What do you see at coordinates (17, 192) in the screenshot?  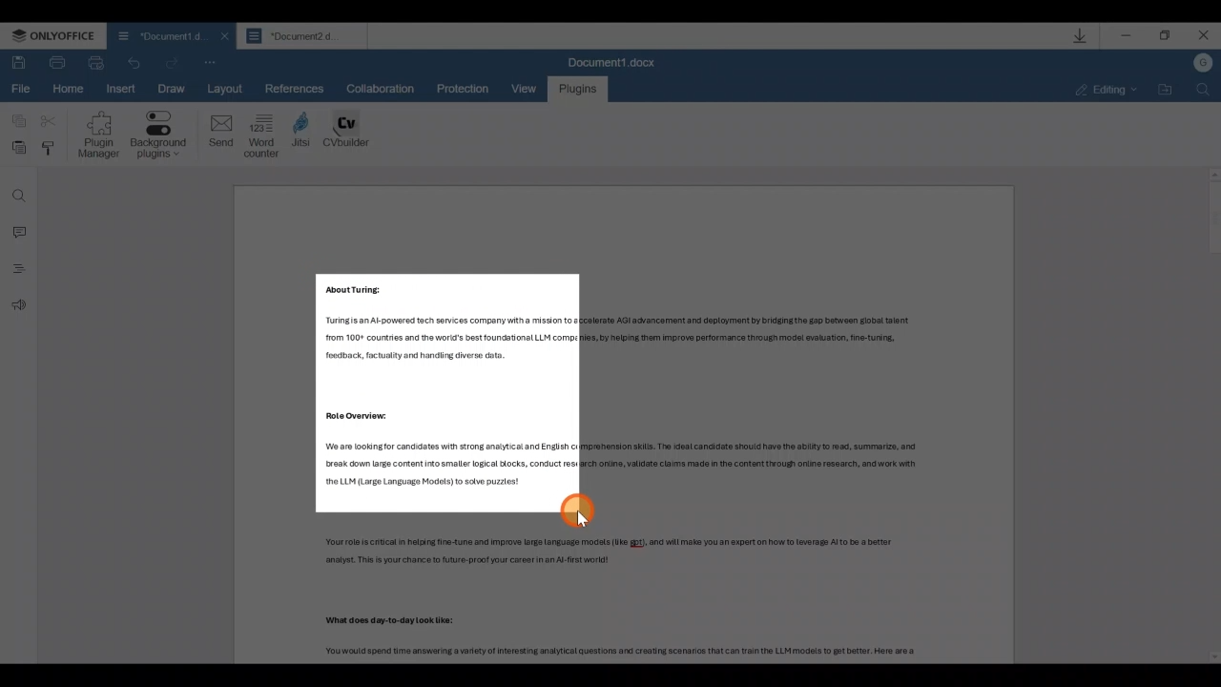 I see `Find` at bounding box center [17, 192].